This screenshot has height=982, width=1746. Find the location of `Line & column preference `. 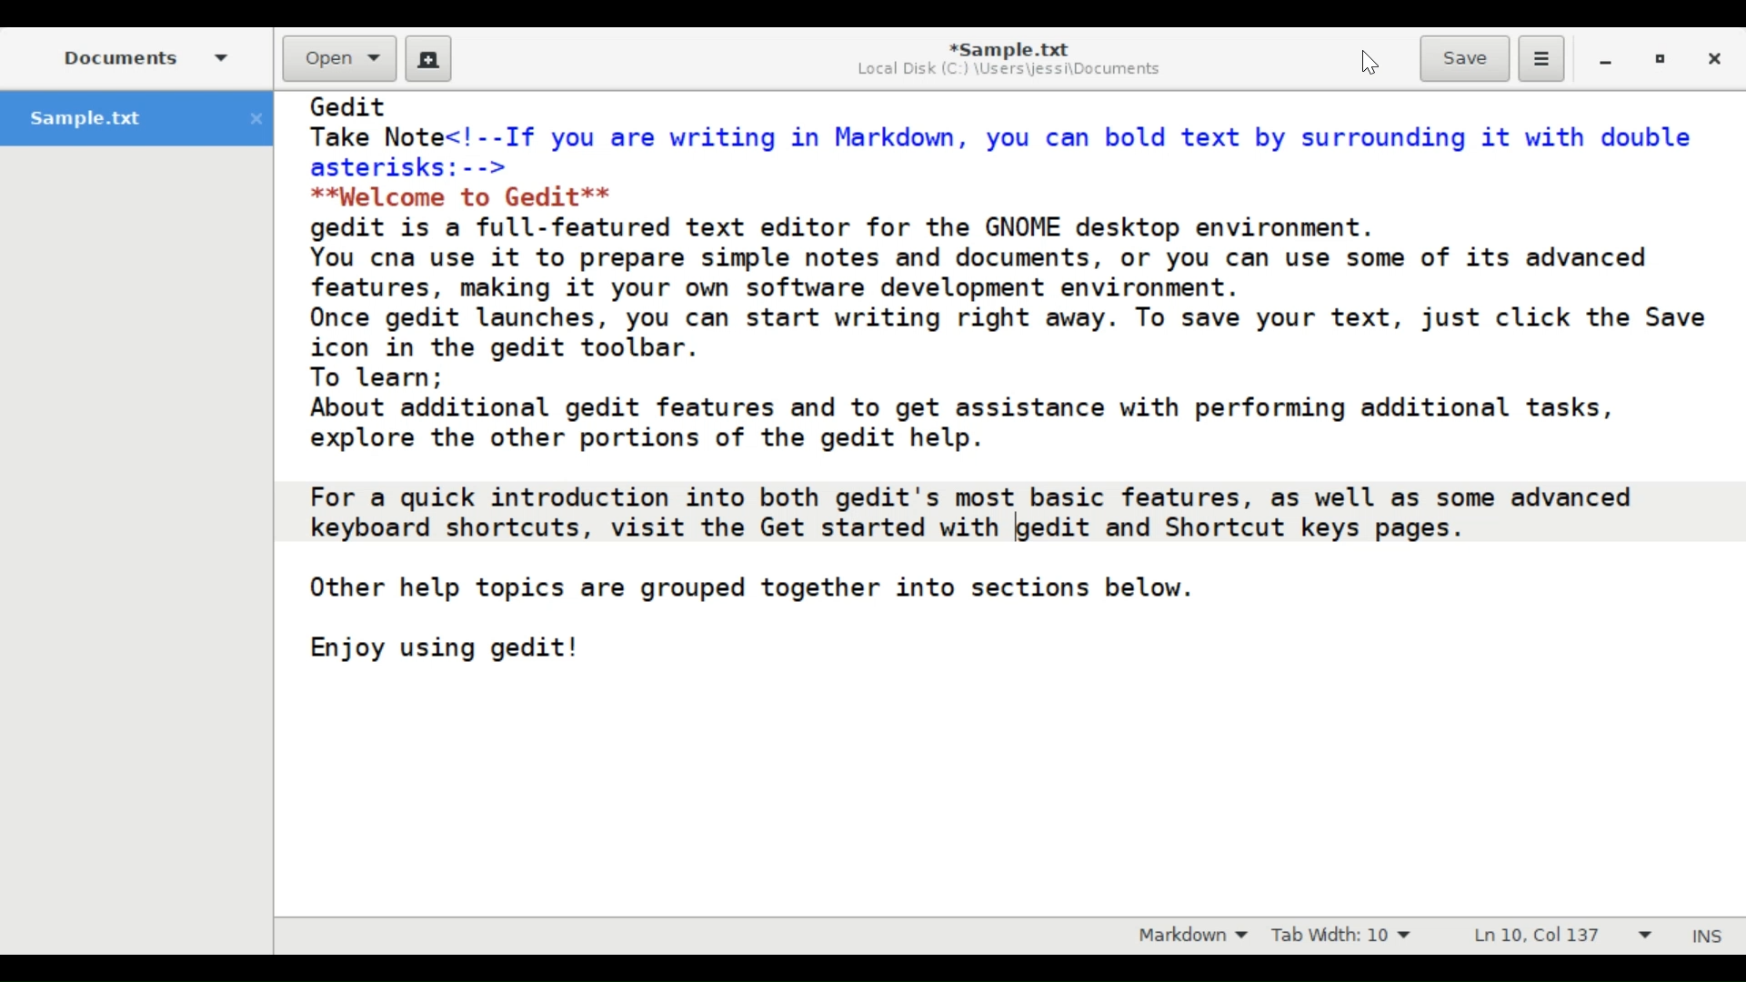

Line & column preference  is located at coordinates (1564, 935).